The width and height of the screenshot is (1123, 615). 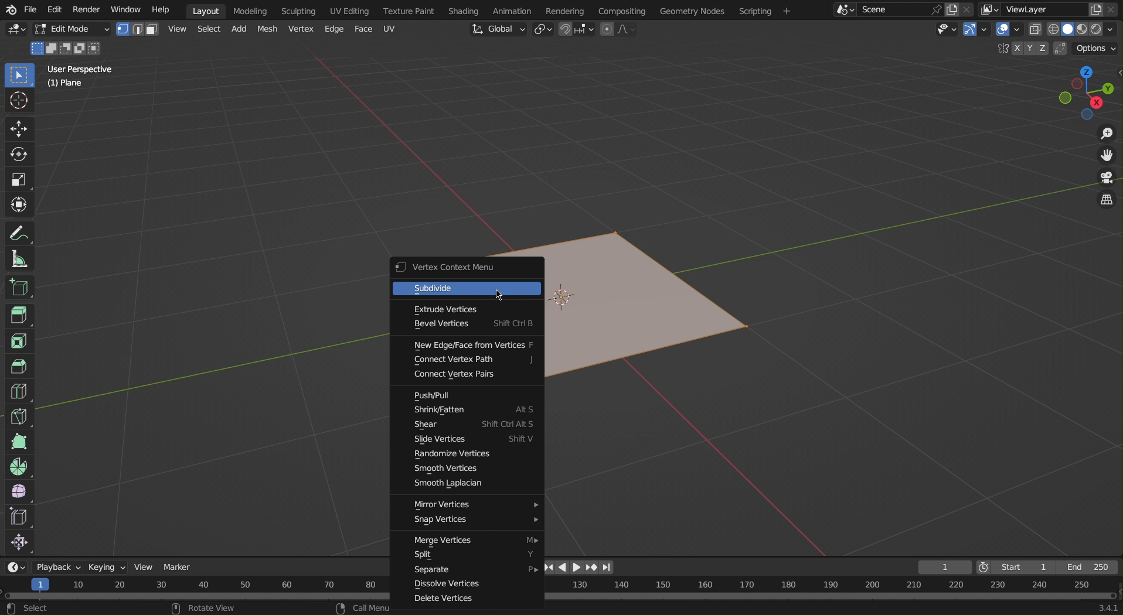 I want to click on Show Object Types, so click(x=946, y=32).